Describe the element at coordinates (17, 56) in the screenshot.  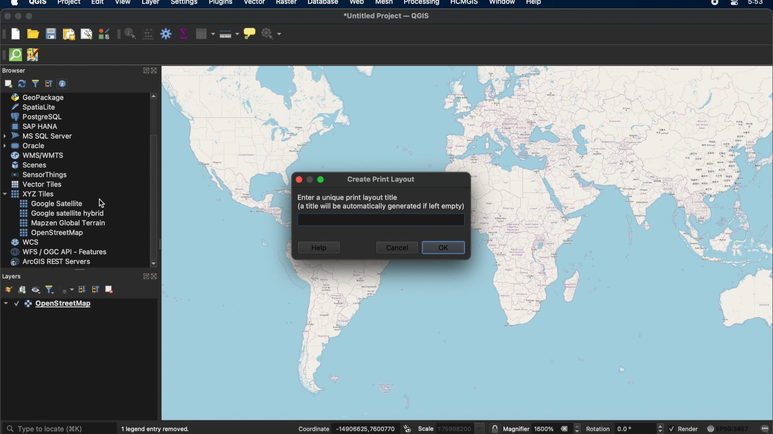
I see `QuickOSm` at that location.